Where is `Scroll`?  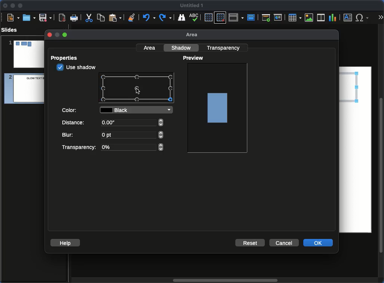
Scroll is located at coordinates (382, 154).